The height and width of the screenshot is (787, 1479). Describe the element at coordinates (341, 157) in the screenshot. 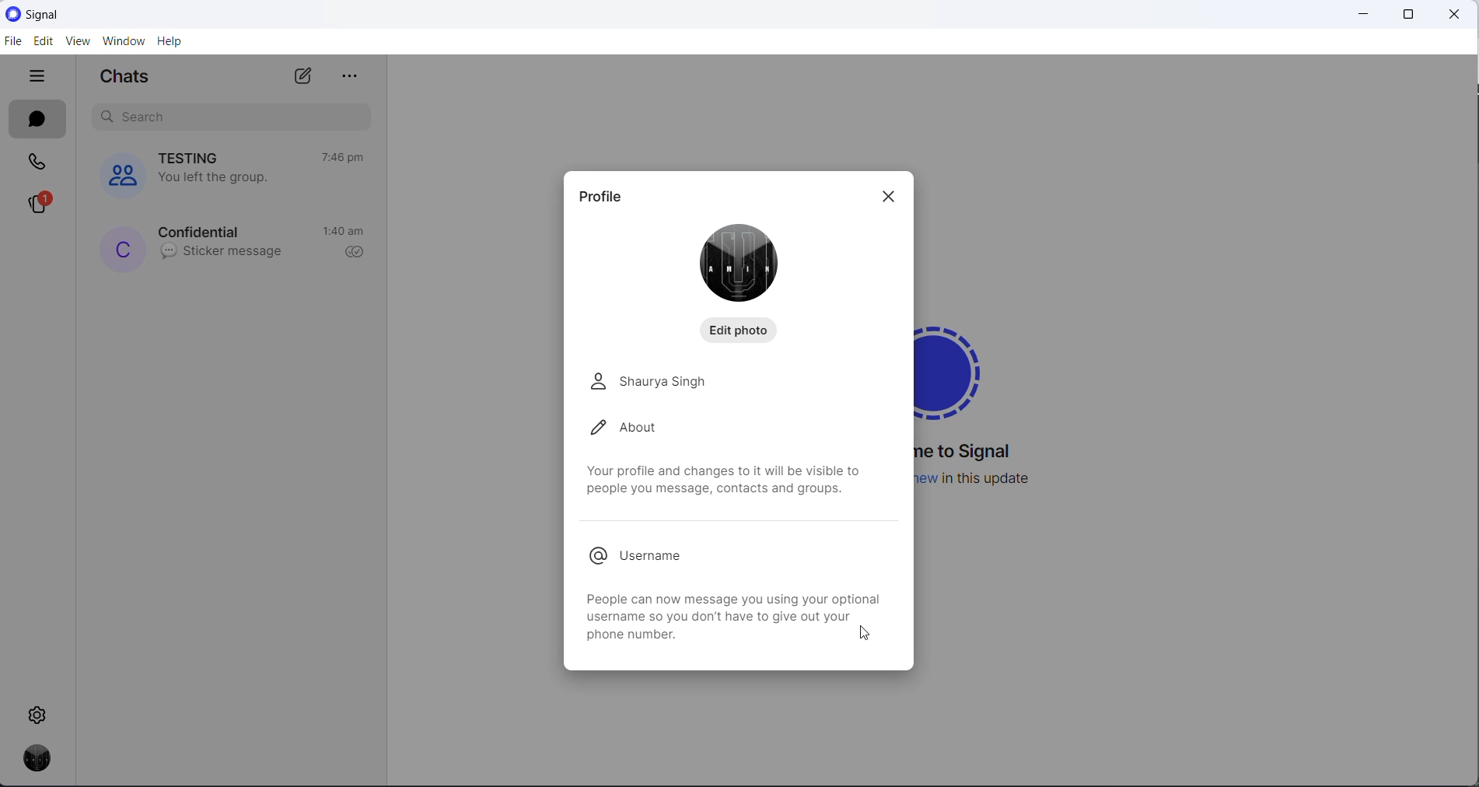

I see `last active time` at that location.